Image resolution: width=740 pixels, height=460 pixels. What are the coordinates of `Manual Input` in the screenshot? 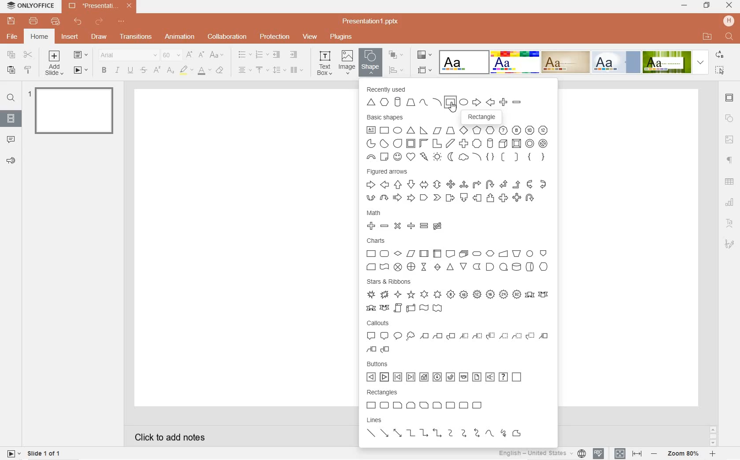 It's located at (503, 254).